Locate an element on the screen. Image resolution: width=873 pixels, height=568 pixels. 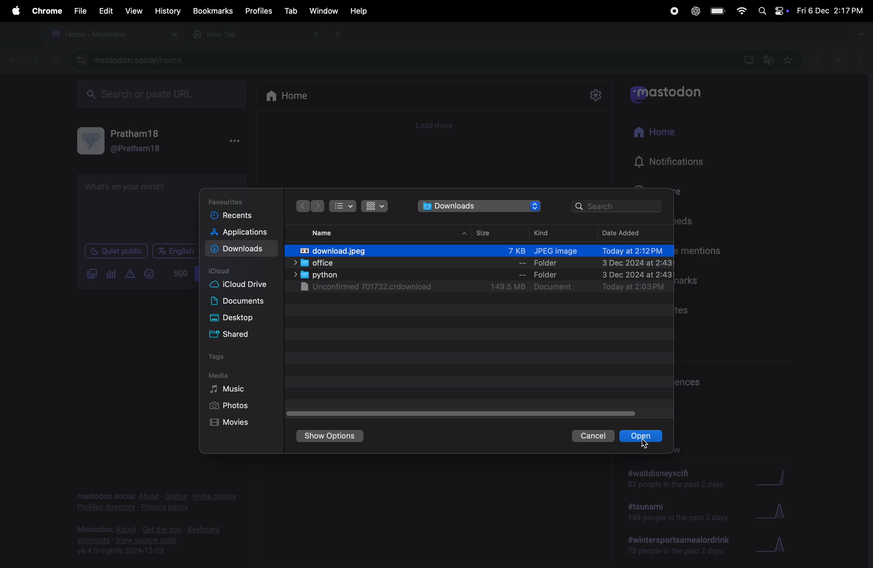
Graph is located at coordinates (778, 510).